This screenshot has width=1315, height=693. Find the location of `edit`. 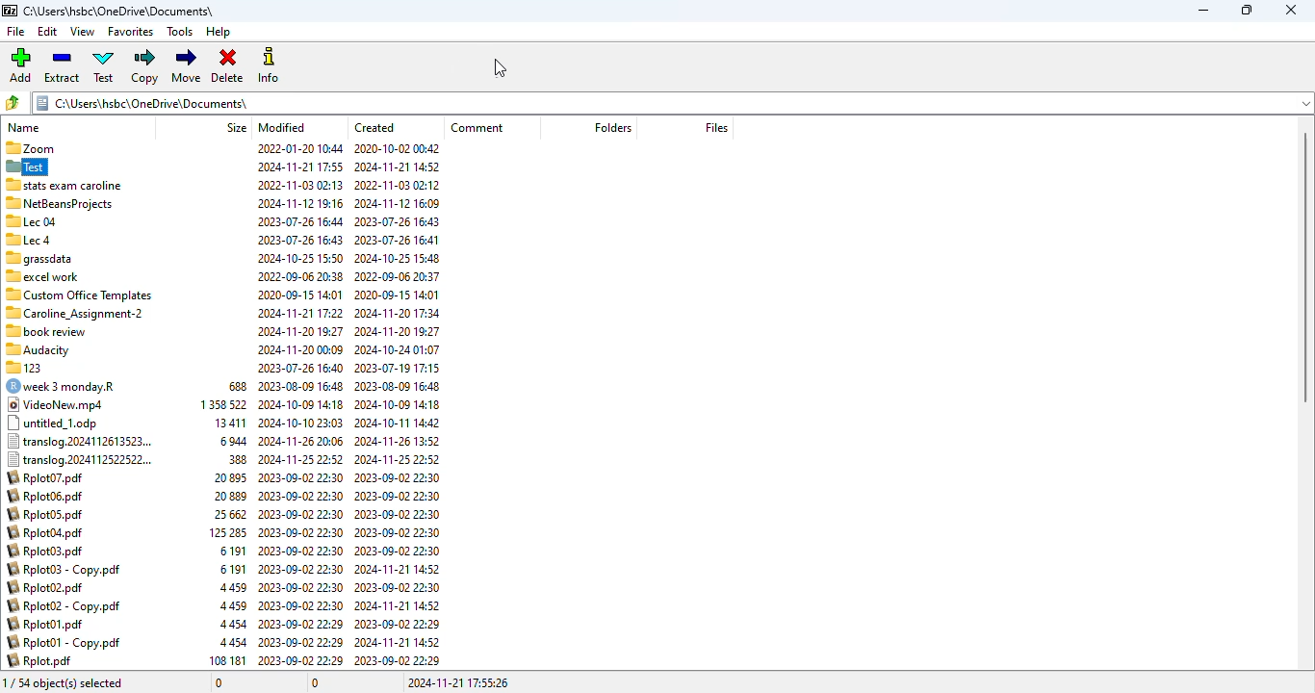

edit is located at coordinates (47, 31).